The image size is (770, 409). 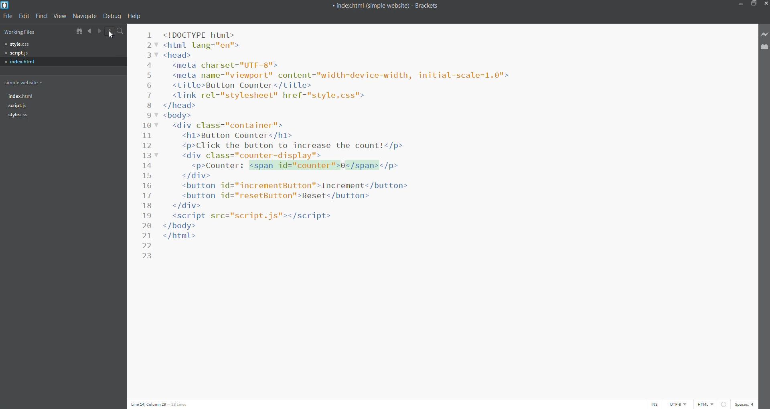 What do you see at coordinates (738, 4) in the screenshot?
I see `minimize` at bounding box center [738, 4].